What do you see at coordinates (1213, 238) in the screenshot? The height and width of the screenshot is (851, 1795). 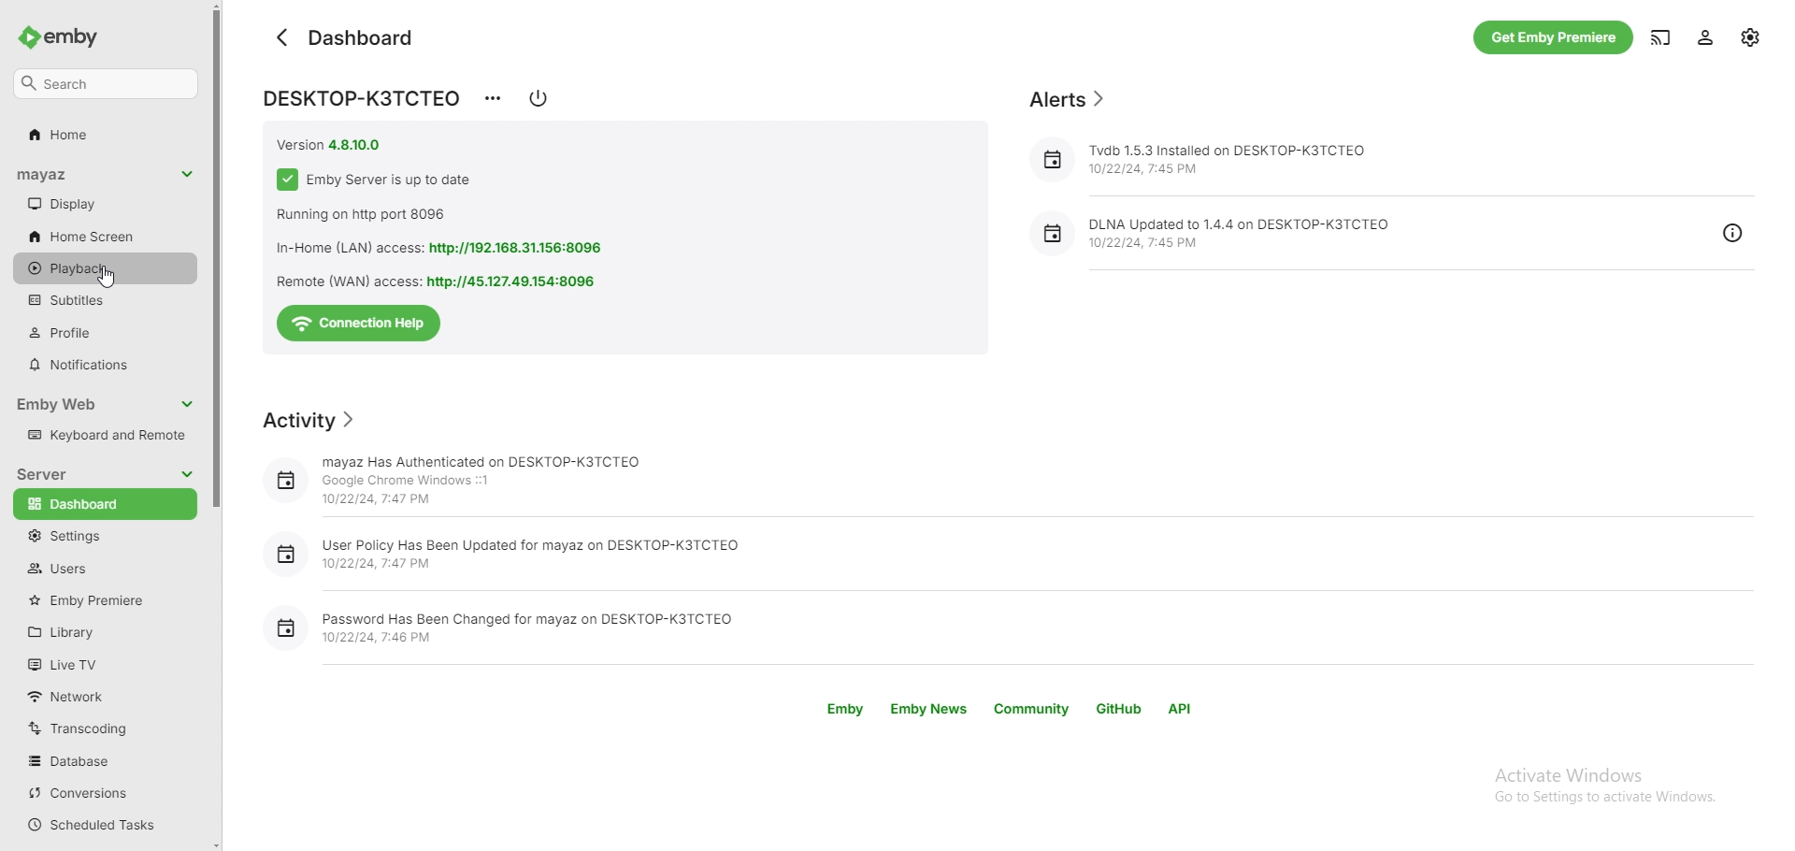 I see `DLNA Updated to 1.4.4 on DESKTOP-KITCTEQ10/22/24, 7:45 PM` at bounding box center [1213, 238].